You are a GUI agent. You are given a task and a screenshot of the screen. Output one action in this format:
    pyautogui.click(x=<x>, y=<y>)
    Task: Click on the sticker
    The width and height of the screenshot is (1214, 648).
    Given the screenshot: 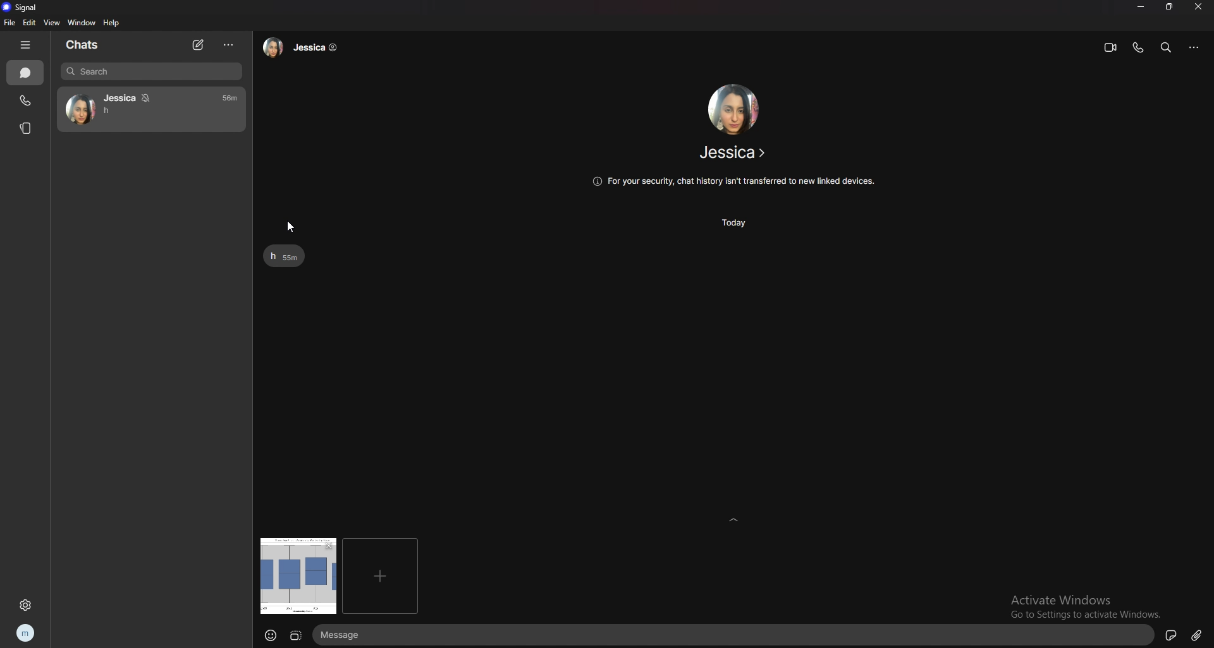 What is the action you would take?
    pyautogui.click(x=1171, y=633)
    